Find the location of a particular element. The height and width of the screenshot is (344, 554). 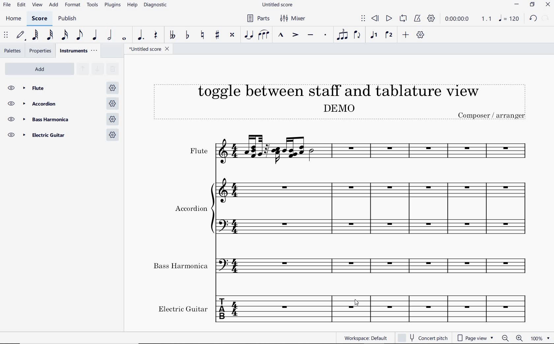

voice1 is located at coordinates (375, 35).